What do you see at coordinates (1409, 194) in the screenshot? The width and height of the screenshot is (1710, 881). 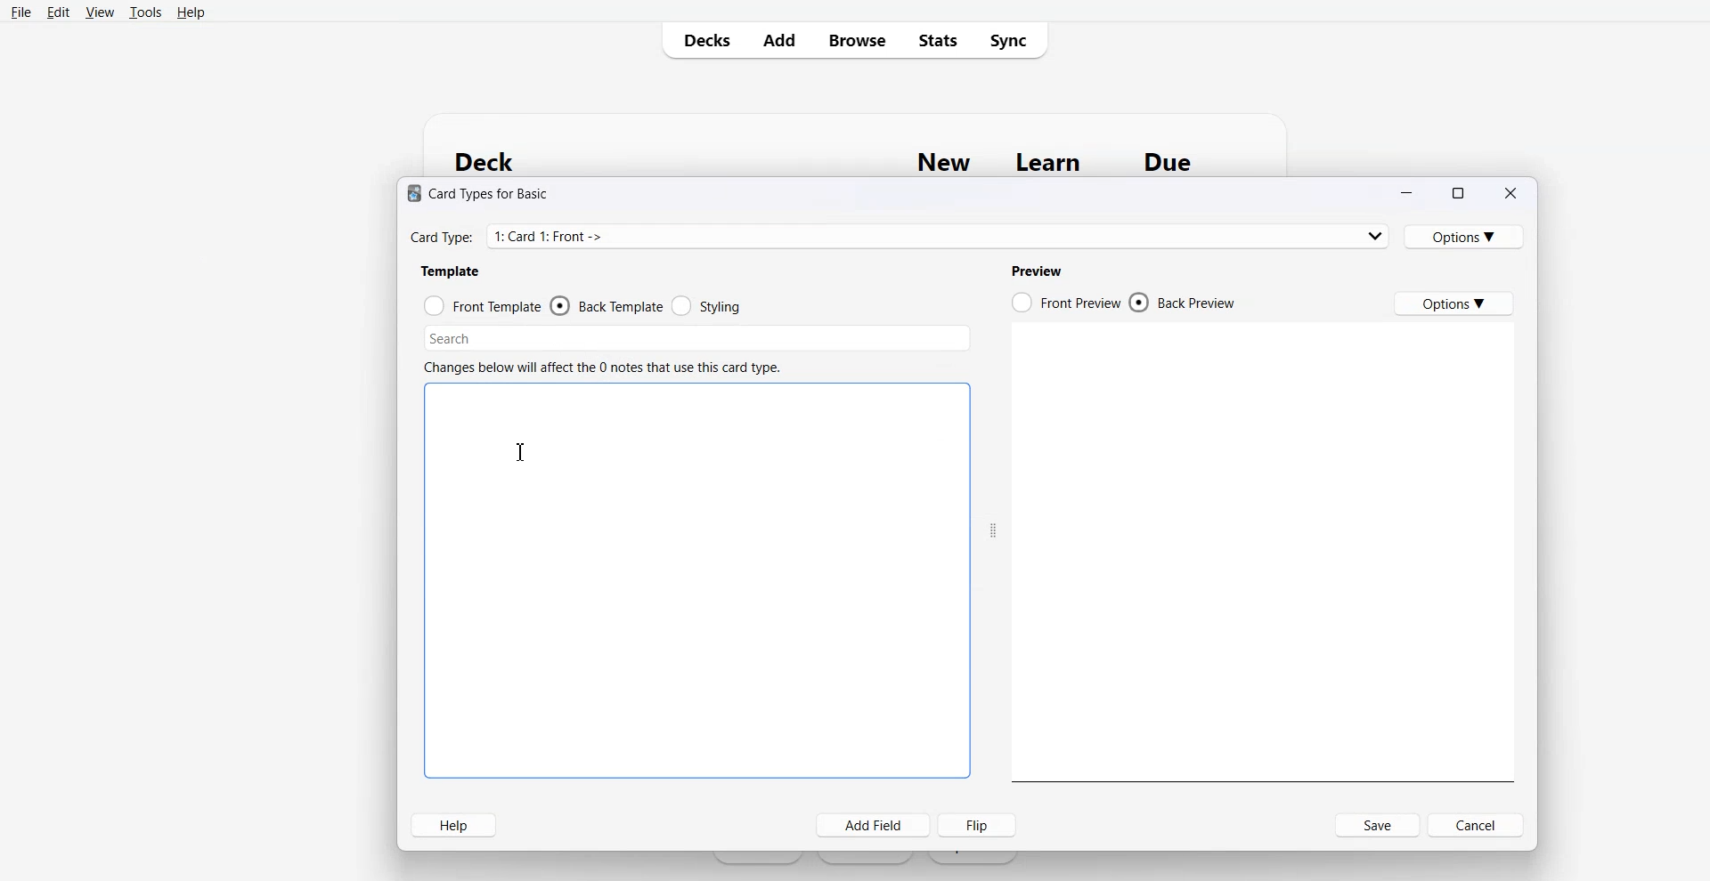 I see `Minimize` at bounding box center [1409, 194].